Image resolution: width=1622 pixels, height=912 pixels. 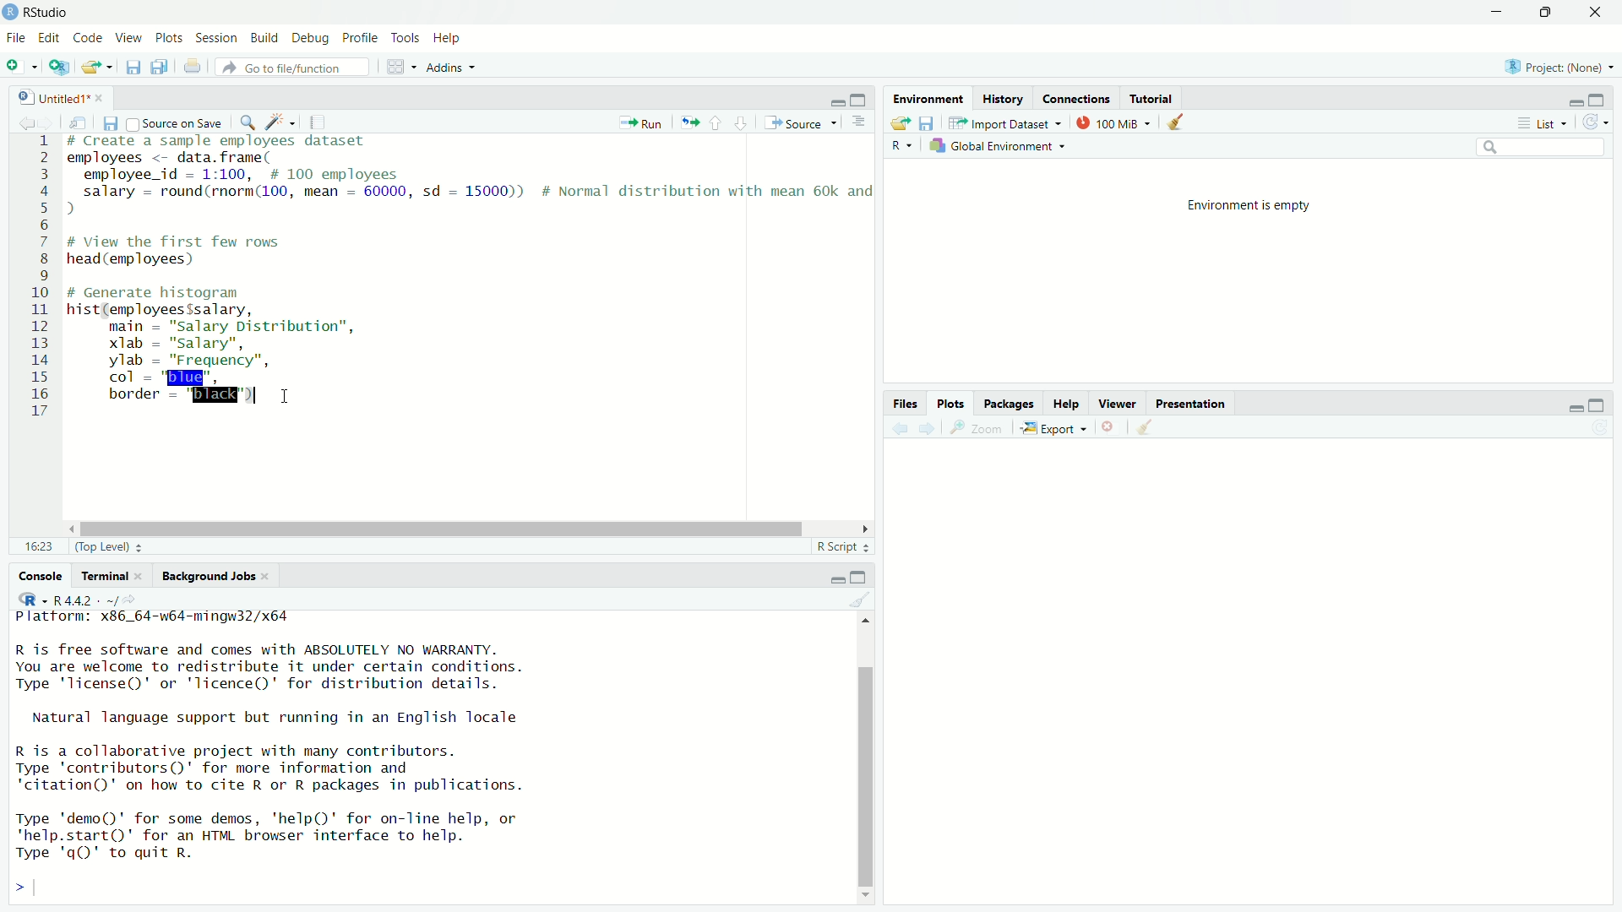 I want to click on 16:23, so click(x=41, y=546).